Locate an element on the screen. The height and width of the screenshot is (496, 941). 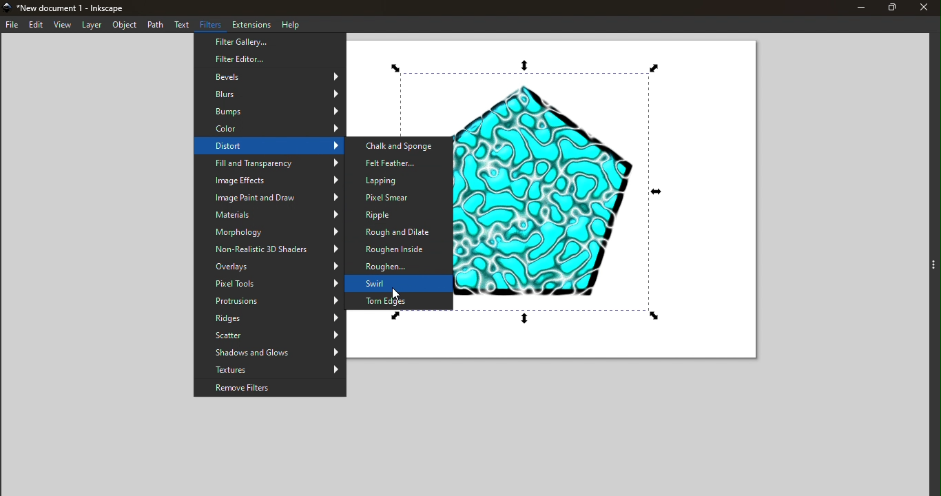
cursor is located at coordinates (397, 294).